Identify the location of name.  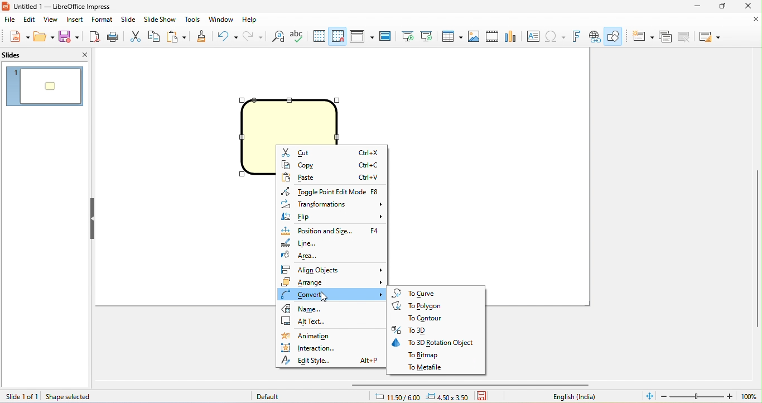
(312, 309).